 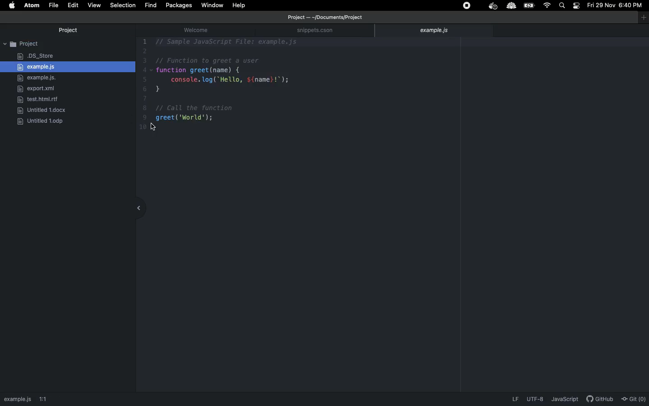 I want to click on Date, so click(x=601, y=5).